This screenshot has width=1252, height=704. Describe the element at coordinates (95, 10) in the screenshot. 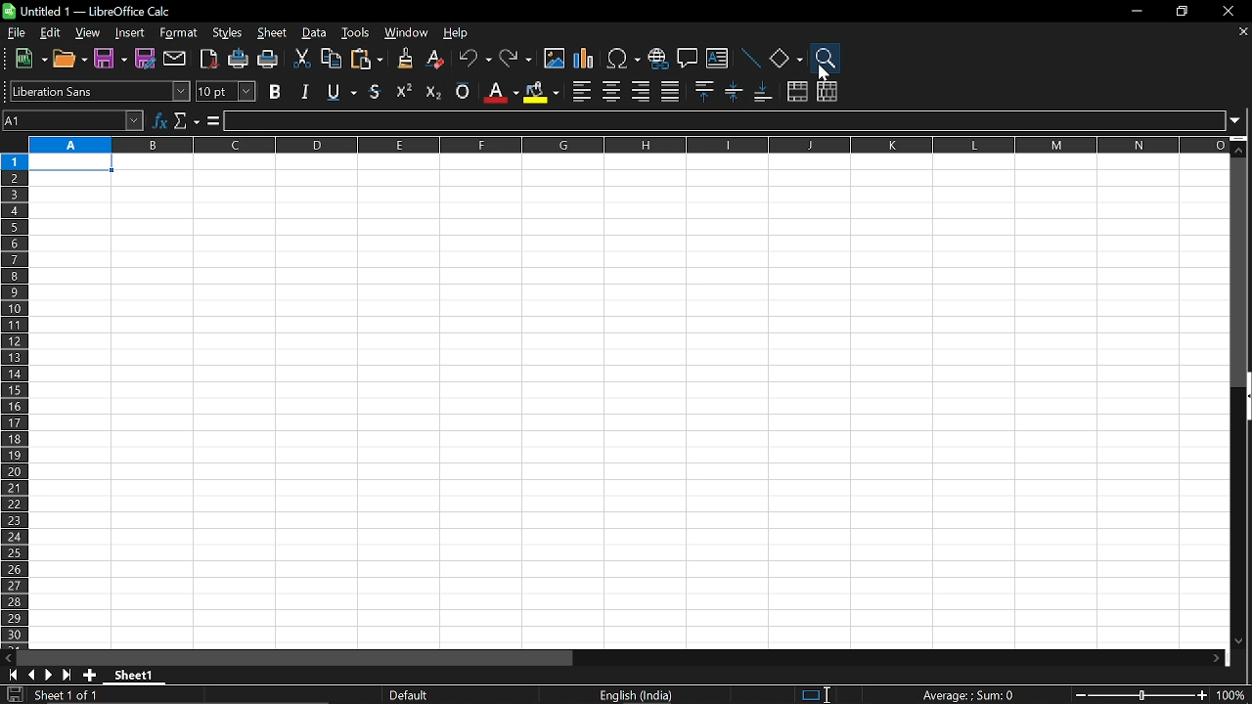

I see `Current window` at that location.